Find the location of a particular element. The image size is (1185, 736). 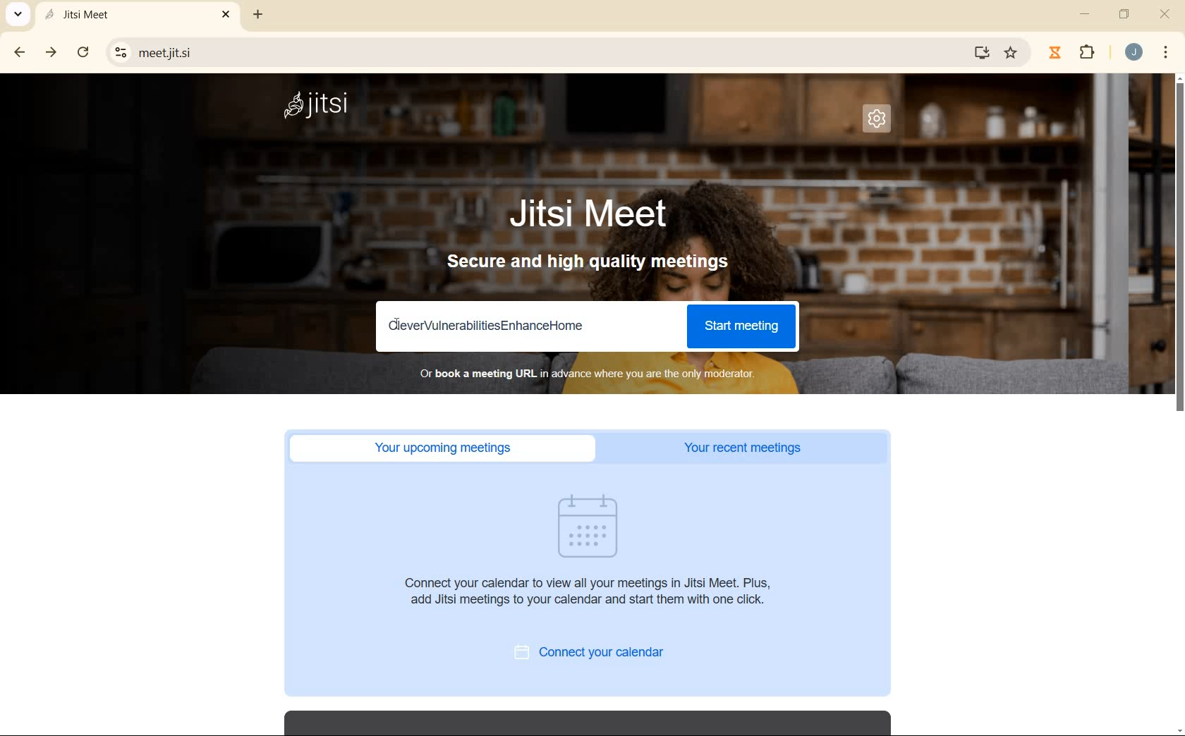

CLOSE is located at coordinates (1165, 16).